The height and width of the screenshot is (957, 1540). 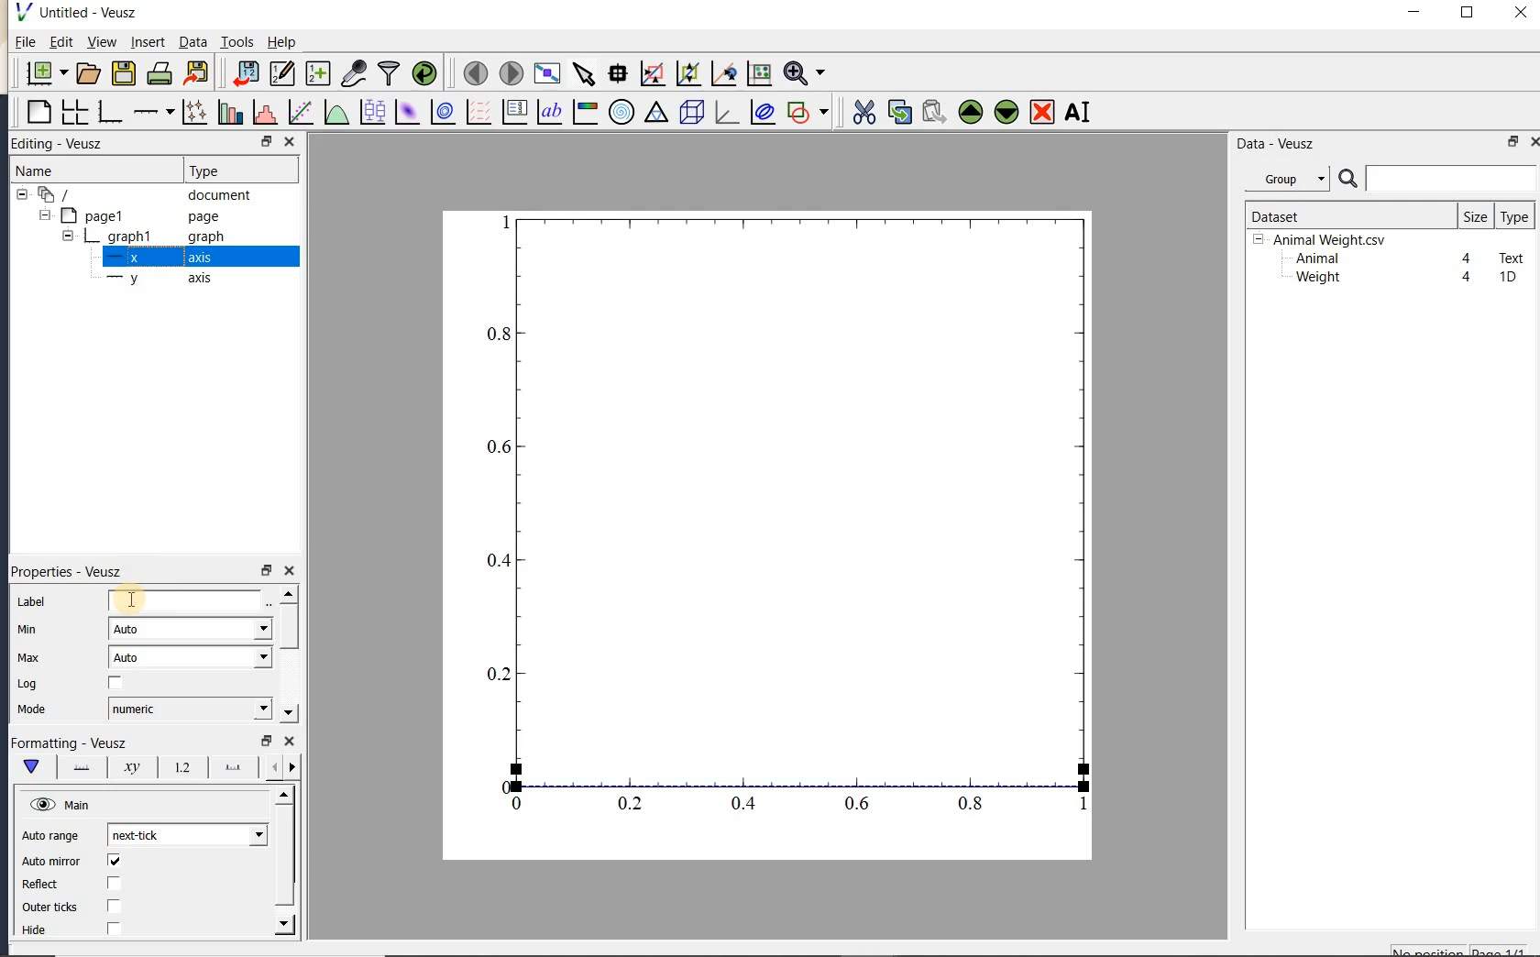 What do you see at coordinates (192, 41) in the screenshot?
I see `Data` at bounding box center [192, 41].